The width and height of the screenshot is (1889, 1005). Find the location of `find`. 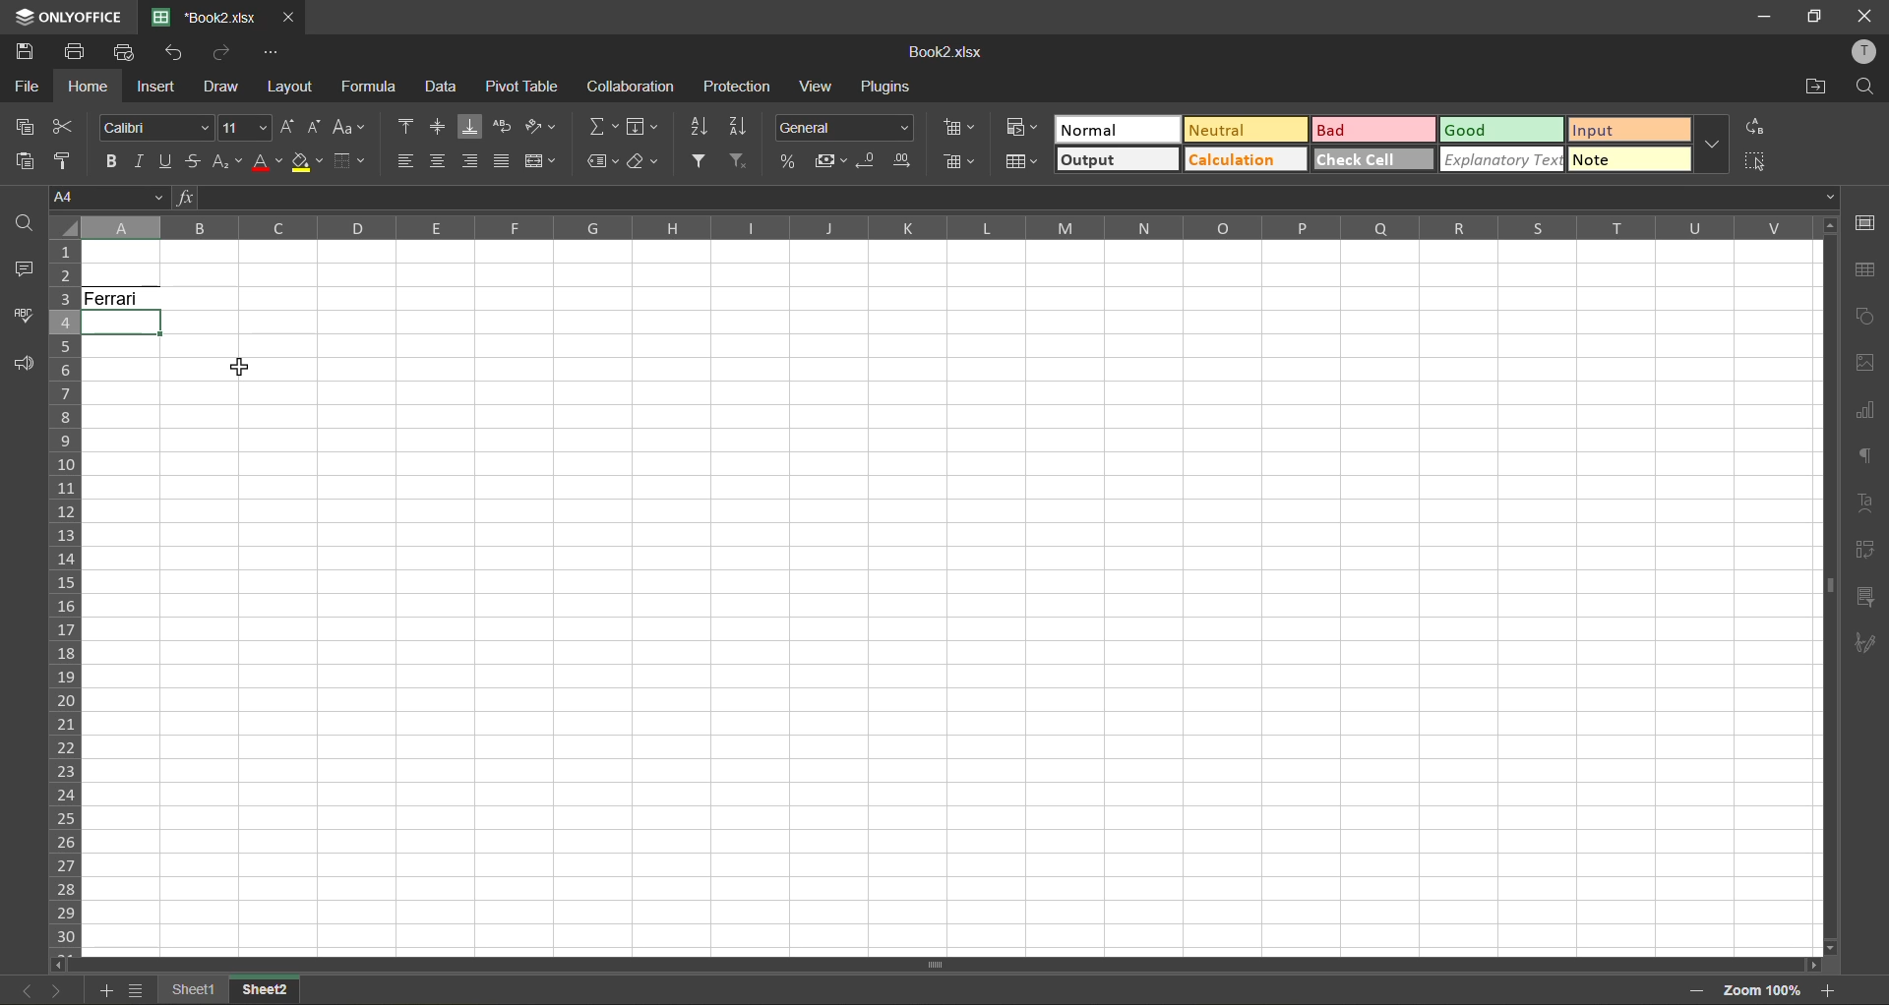

find is located at coordinates (27, 225).